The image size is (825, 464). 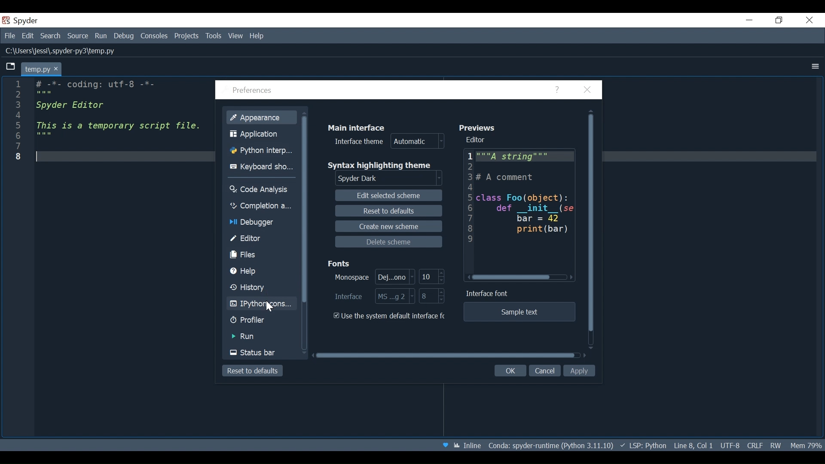 I want to click on Select Interface Font Size, so click(x=431, y=296).